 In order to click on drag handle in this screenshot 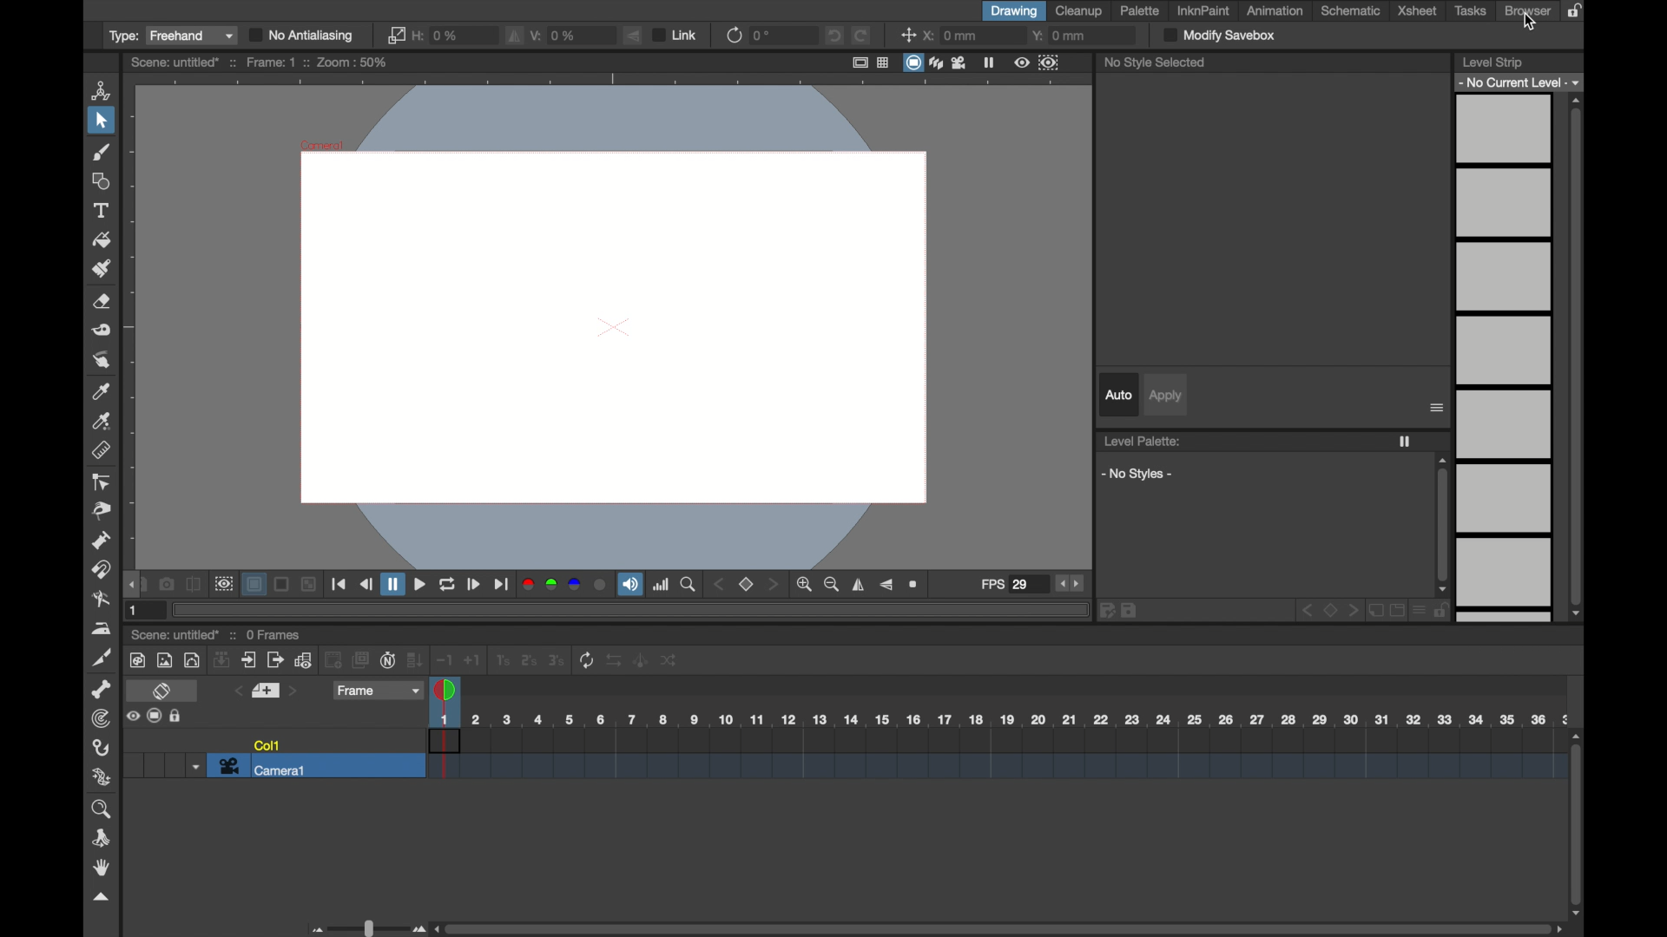, I will do `click(131, 584)`.